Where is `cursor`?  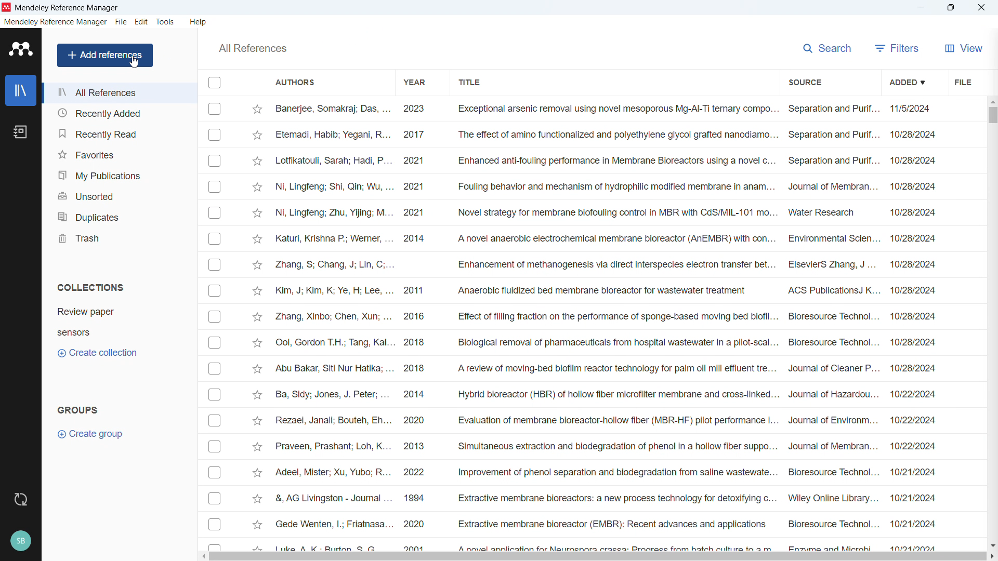
cursor is located at coordinates (134, 62).